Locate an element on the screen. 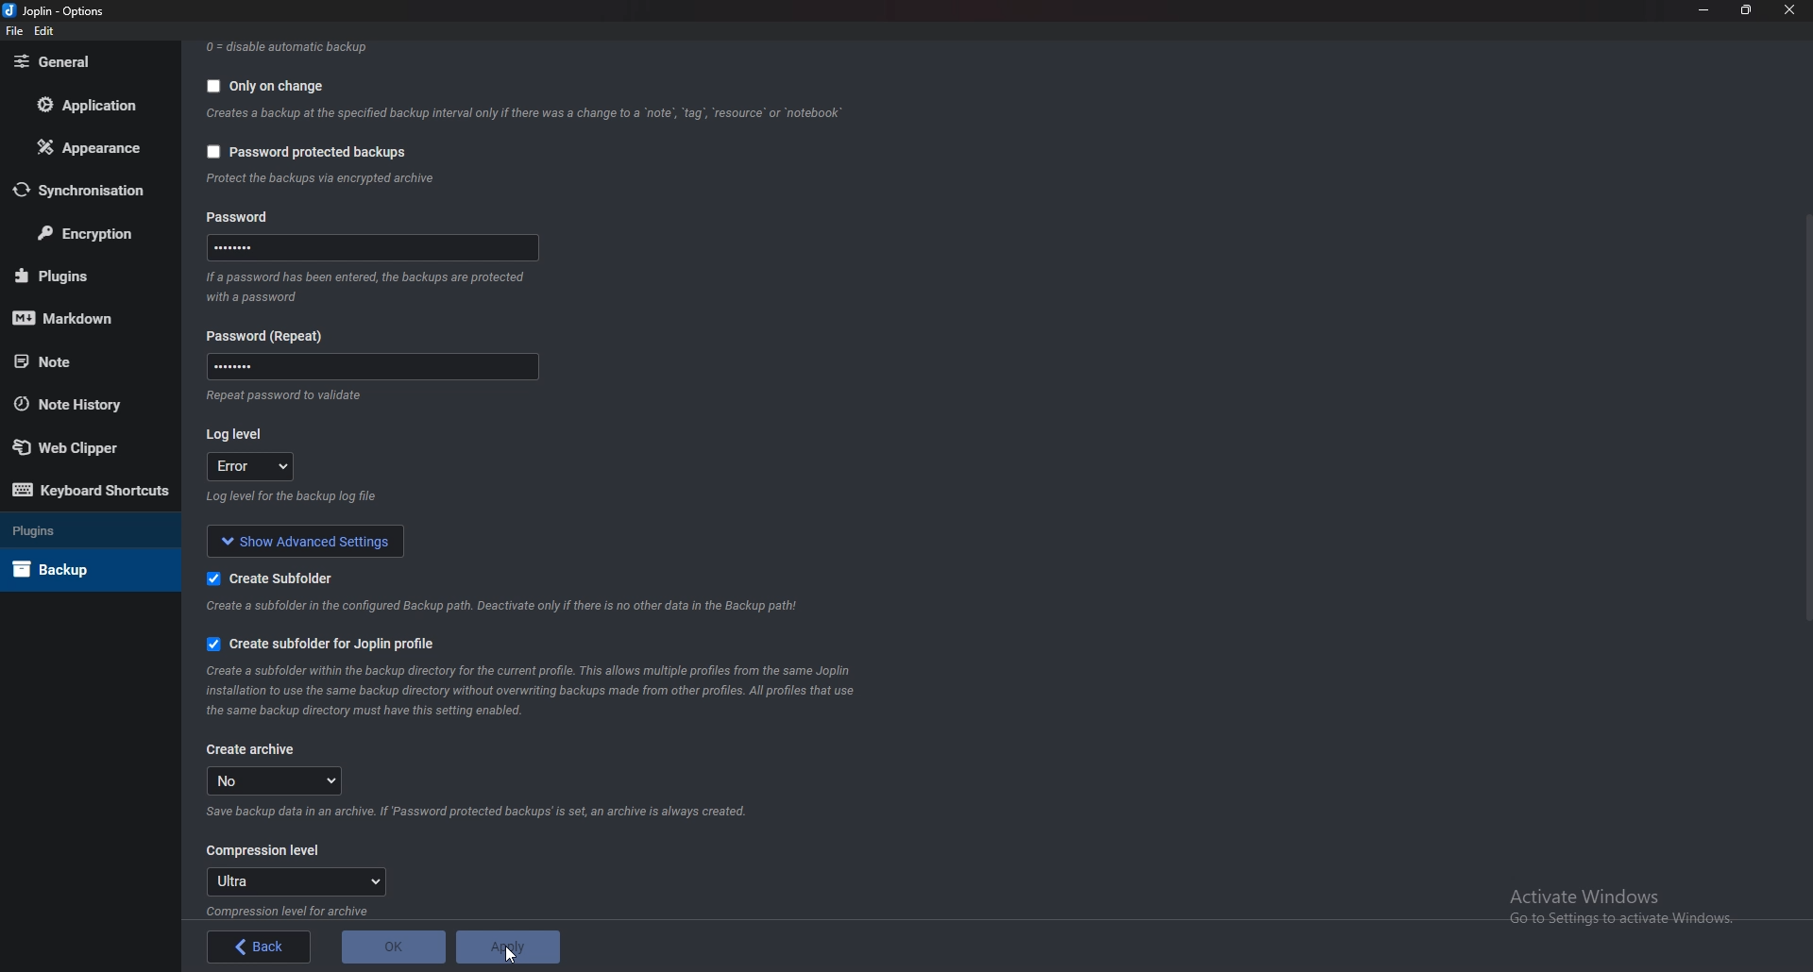 Image resolution: width=1813 pixels, height=972 pixels. Encryption is located at coordinates (88, 232).